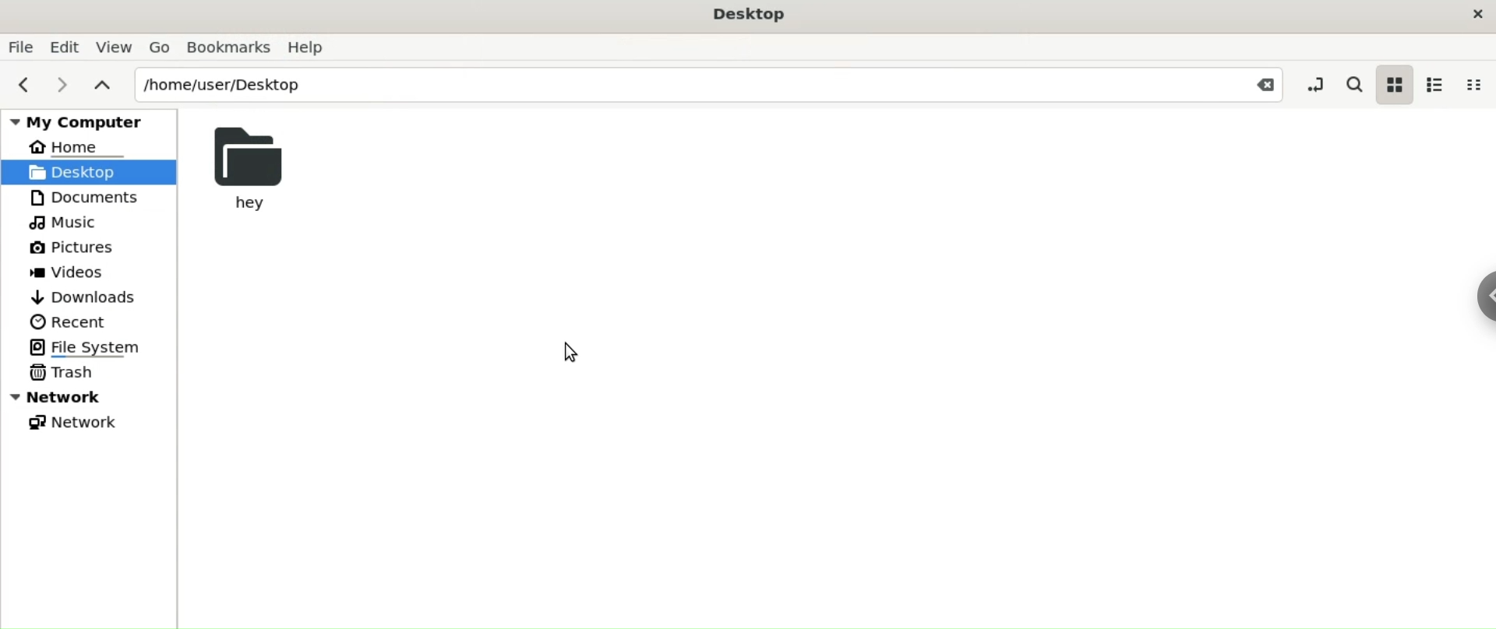 This screenshot has height=629, width=1496. Describe the element at coordinates (66, 271) in the screenshot. I see `Videos` at that location.